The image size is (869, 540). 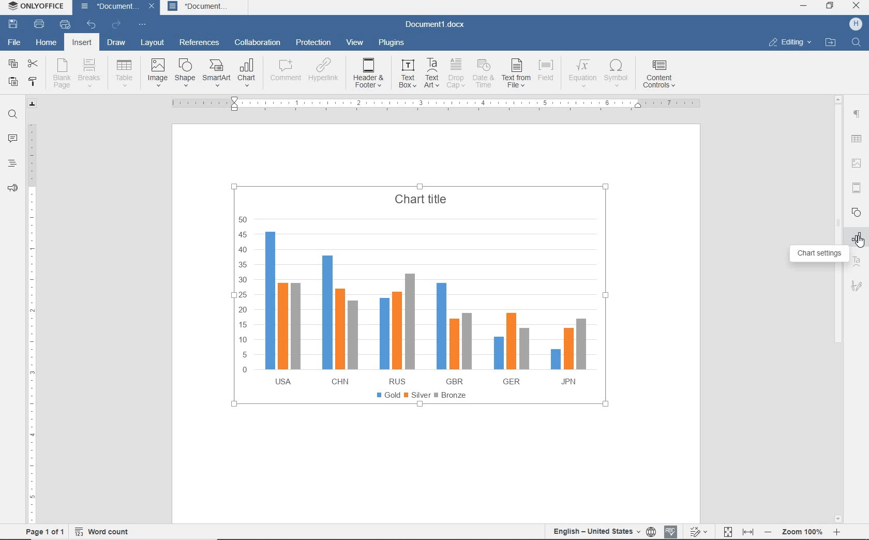 What do you see at coordinates (200, 43) in the screenshot?
I see `references` at bounding box center [200, 43].